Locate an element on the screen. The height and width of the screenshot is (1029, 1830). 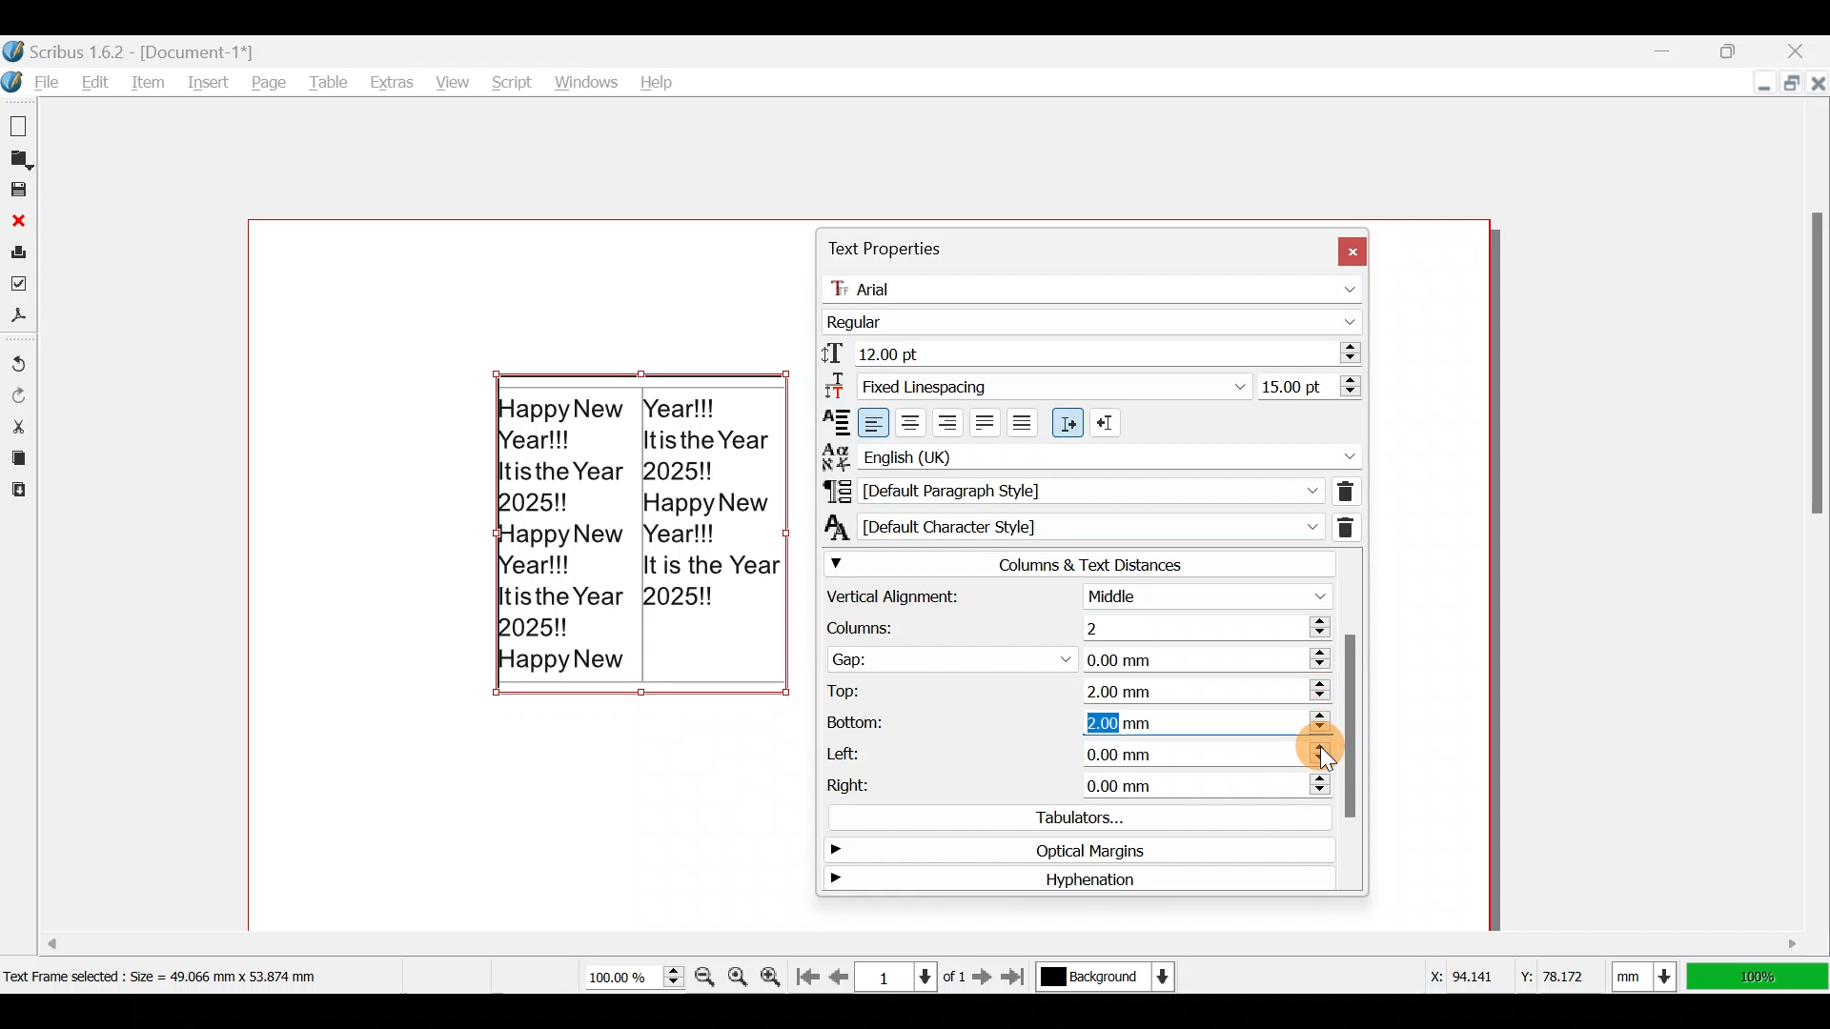
Current zoom level is located at coordinates (633, 978).